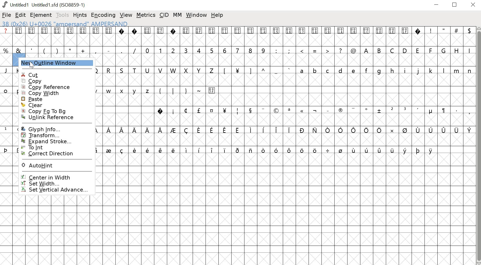 This screenshot has width=481, height=265. What do you see at coordinates (302, 36) in the screenshot?
I see `0017` at bounding box center [302, 36].